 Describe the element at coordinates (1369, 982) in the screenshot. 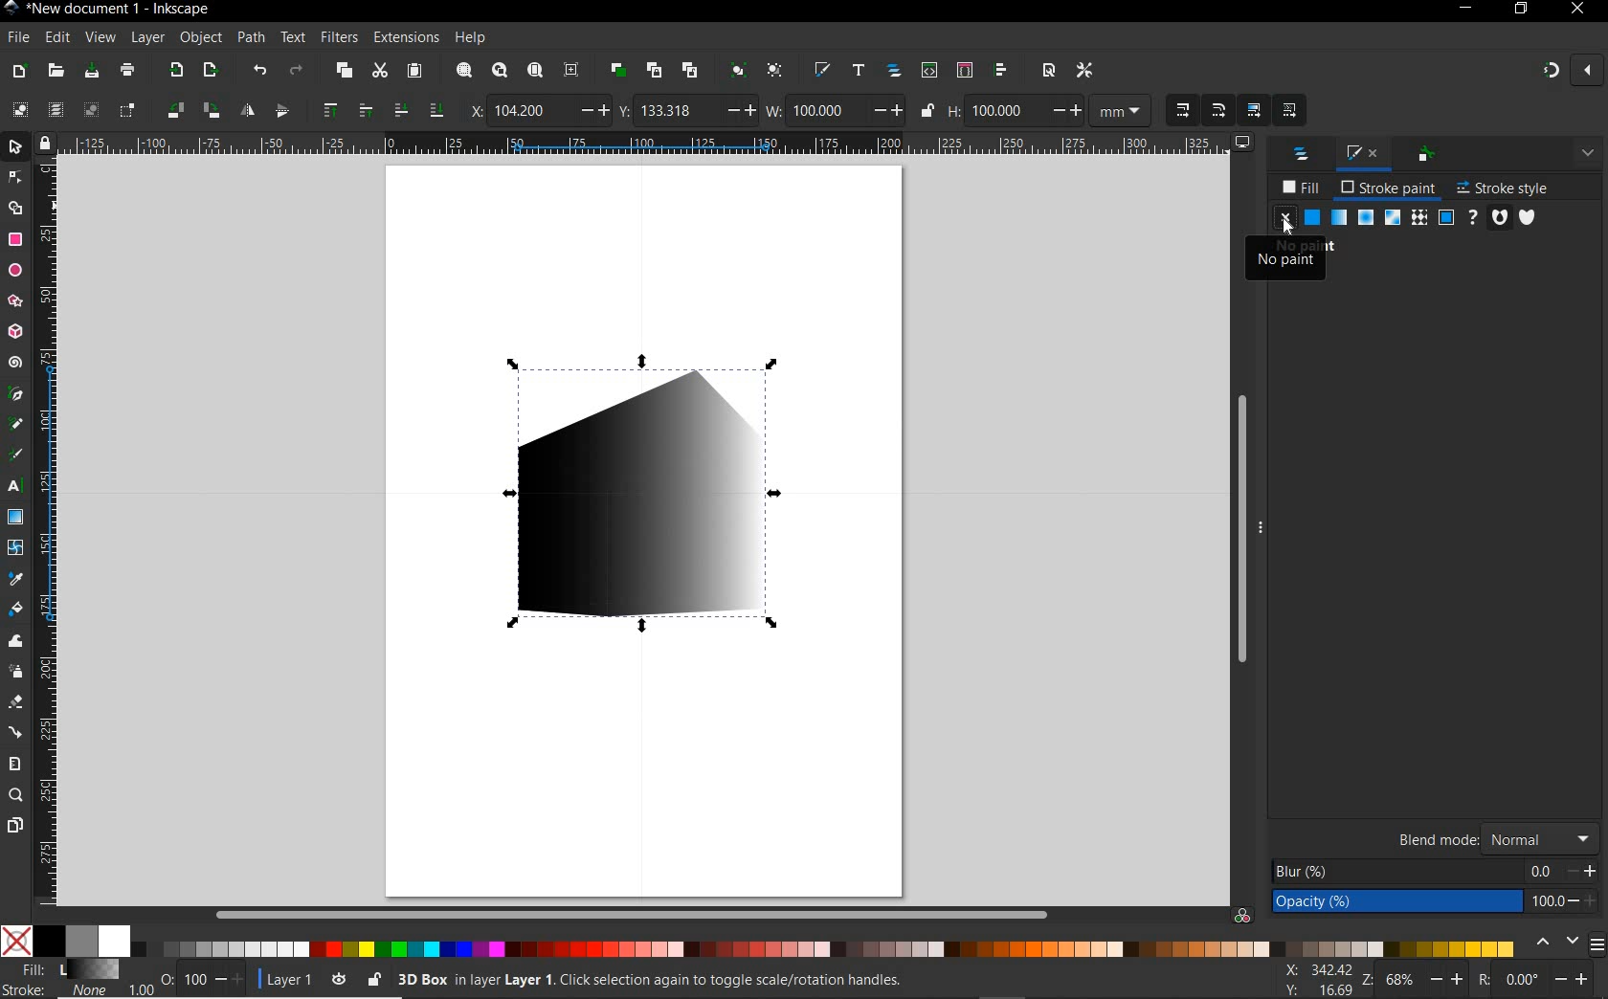

I see `ZOOM` at that location.